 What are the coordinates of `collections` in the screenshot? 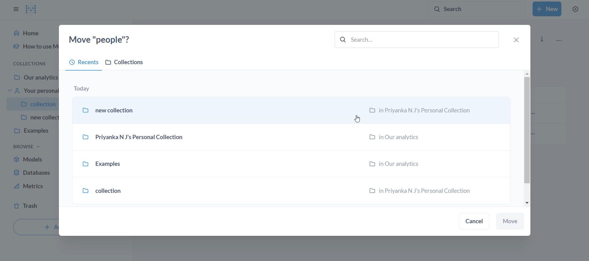 It's located at (125, 64).